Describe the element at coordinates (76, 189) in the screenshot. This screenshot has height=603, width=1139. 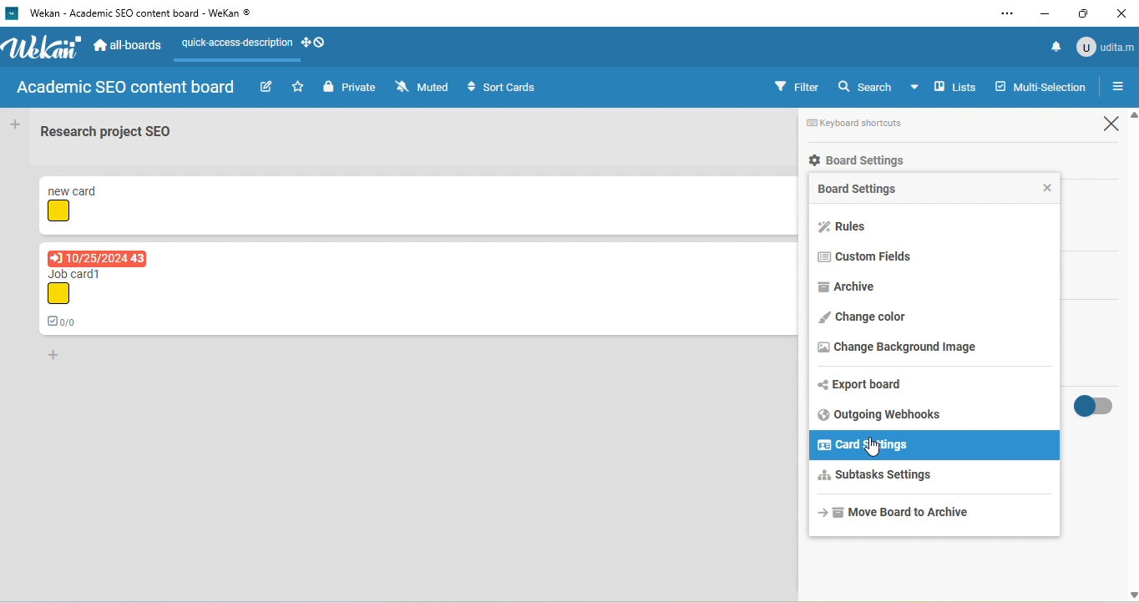
I see `new card` at that location.